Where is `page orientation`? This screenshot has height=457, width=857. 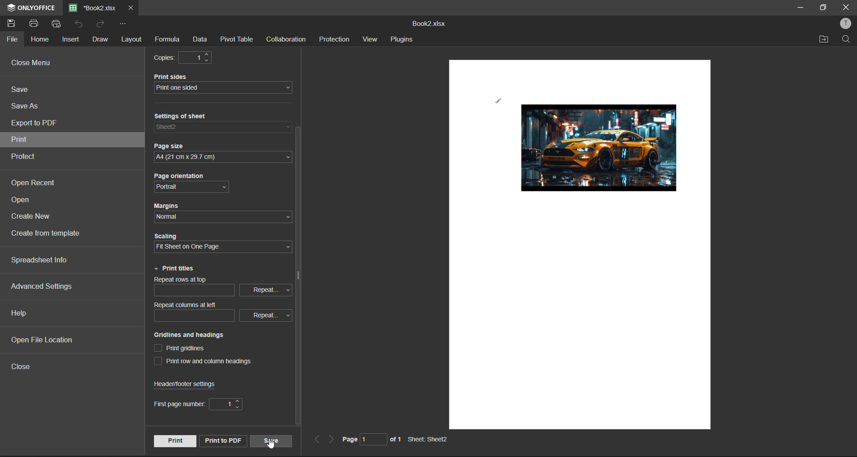 page orientation is located at coordinates (186, 177).